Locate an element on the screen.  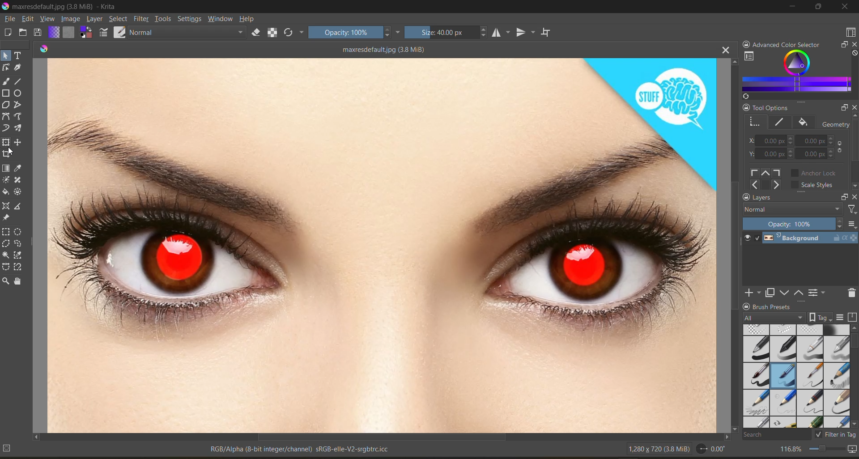
lock docker is located at coordinates (745, 42).